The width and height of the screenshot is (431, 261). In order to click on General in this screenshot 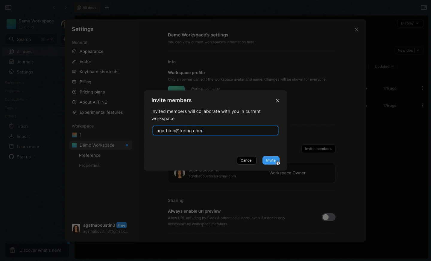, I will do `click(81, 42)`.